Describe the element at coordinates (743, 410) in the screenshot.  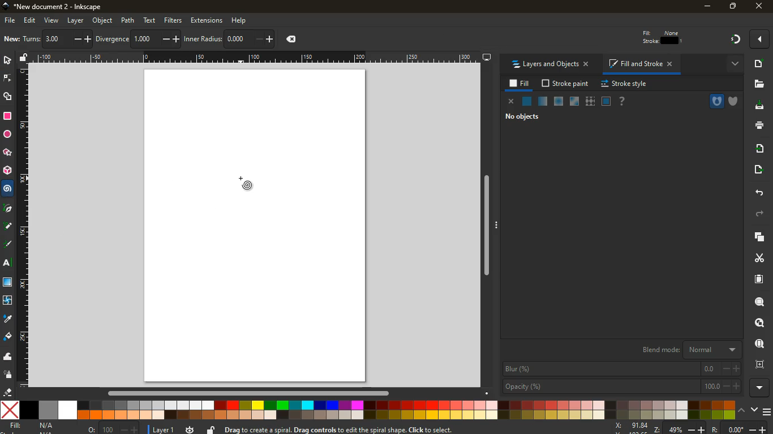
I see `up` at that location.